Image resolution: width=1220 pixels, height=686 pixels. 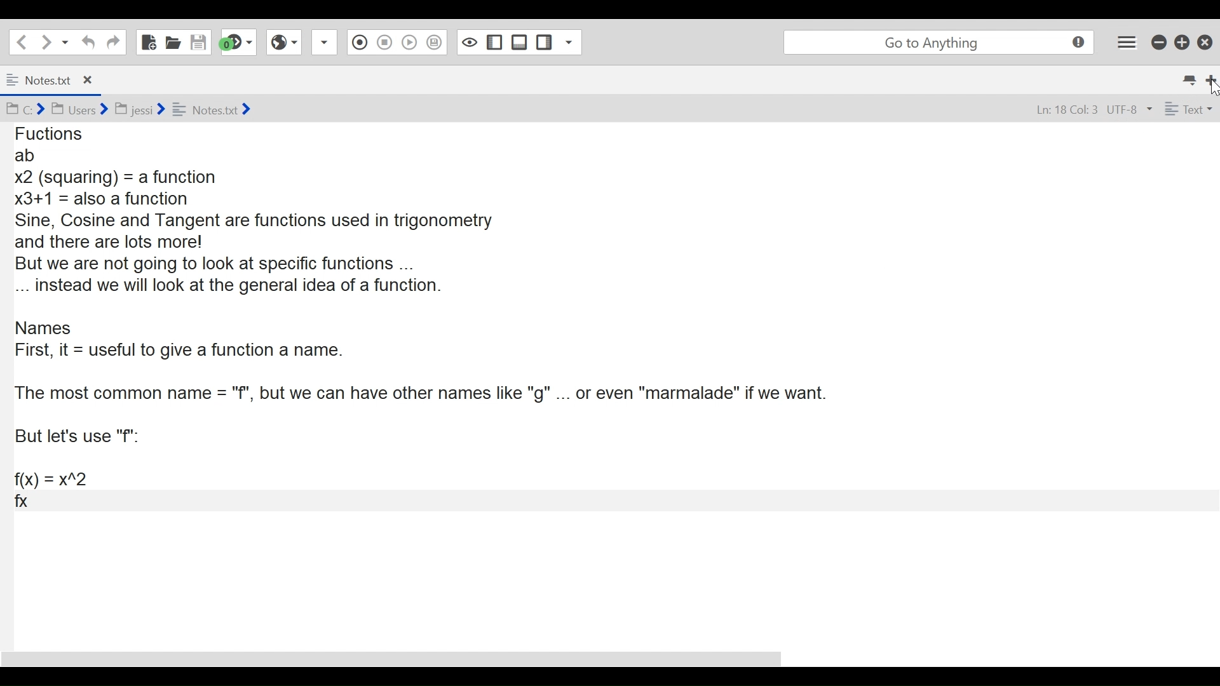 What do you see at coordinates (1063, 111) in the screenshot?
I see `ln:18 col:3` at bounding box center [1063, 111].